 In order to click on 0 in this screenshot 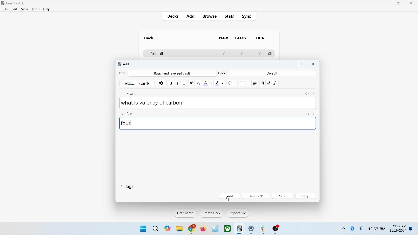, I will do `click(260, 54)`.